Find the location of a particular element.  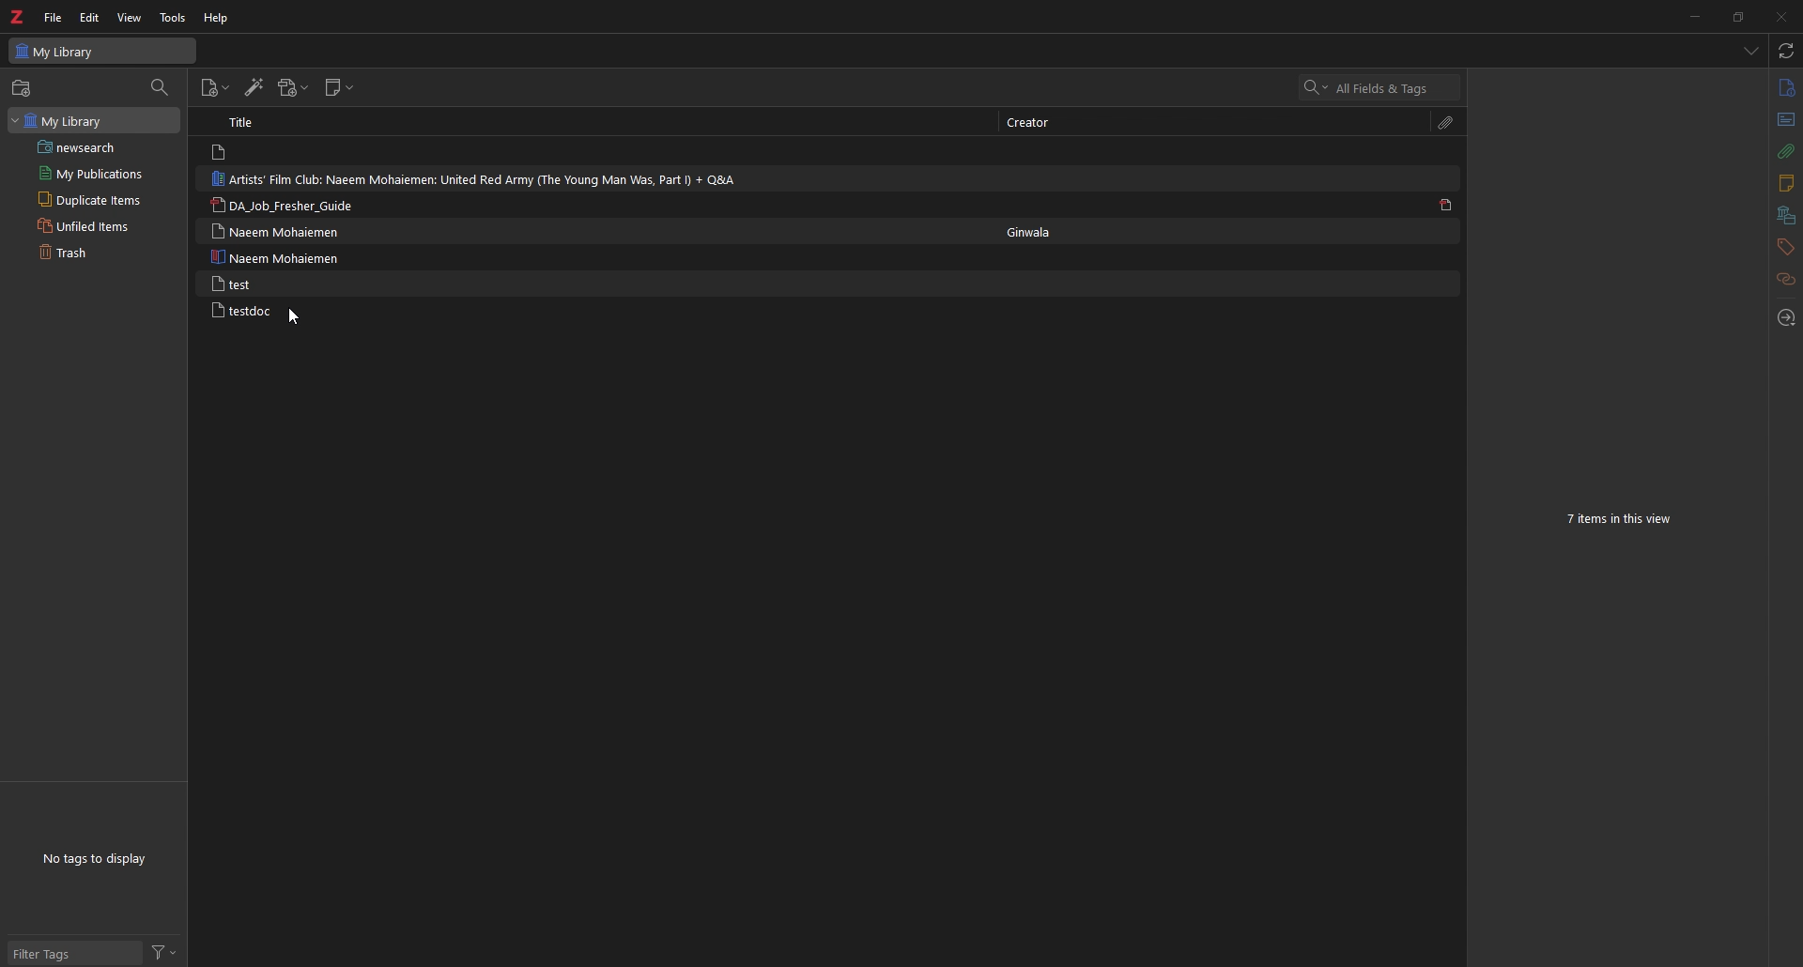

edit is located at coordinates (89, 17).